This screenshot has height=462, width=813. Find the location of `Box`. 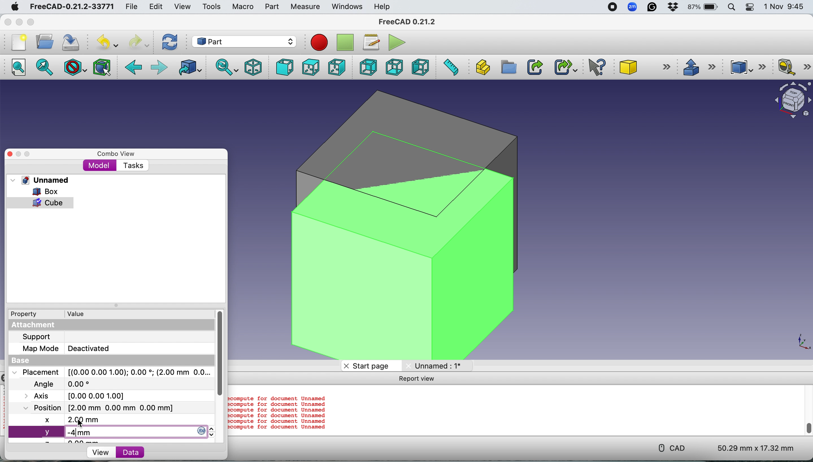

Box is located at coordinates (39, 191).